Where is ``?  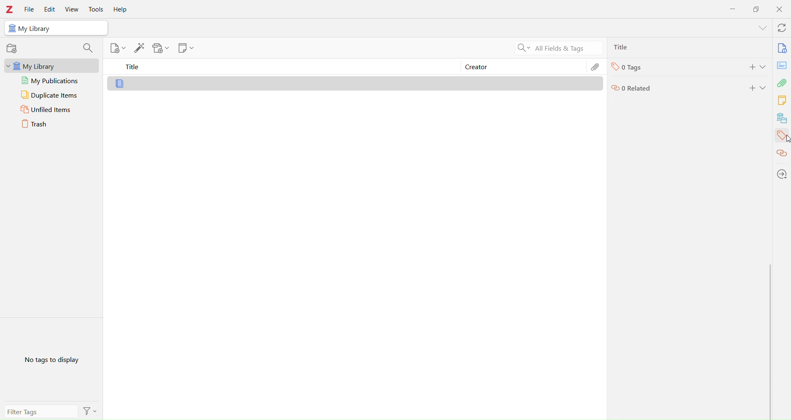
 is located at coordinates (735, 9).